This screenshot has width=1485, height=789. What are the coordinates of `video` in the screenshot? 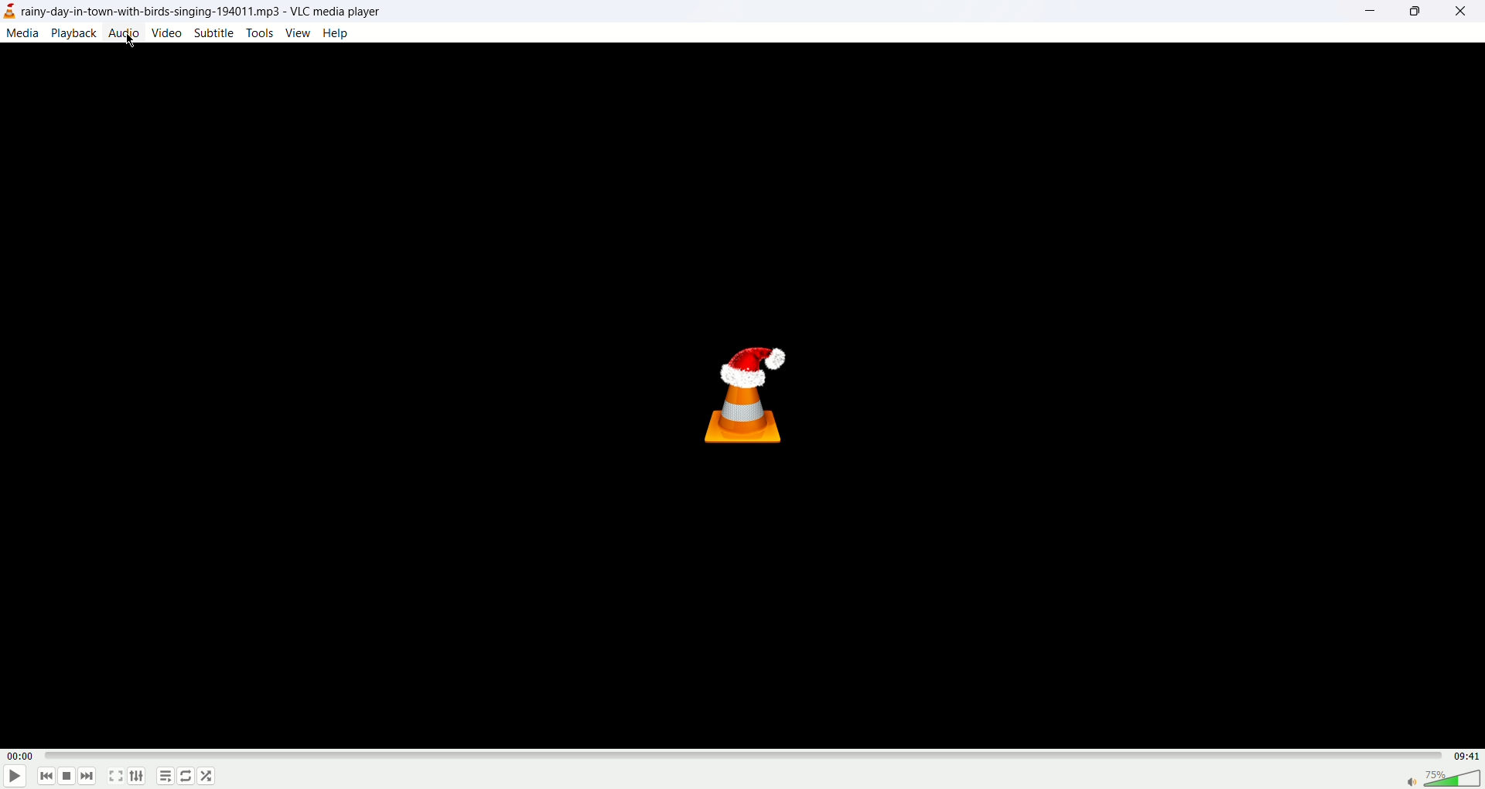 It's located at (166, 32).